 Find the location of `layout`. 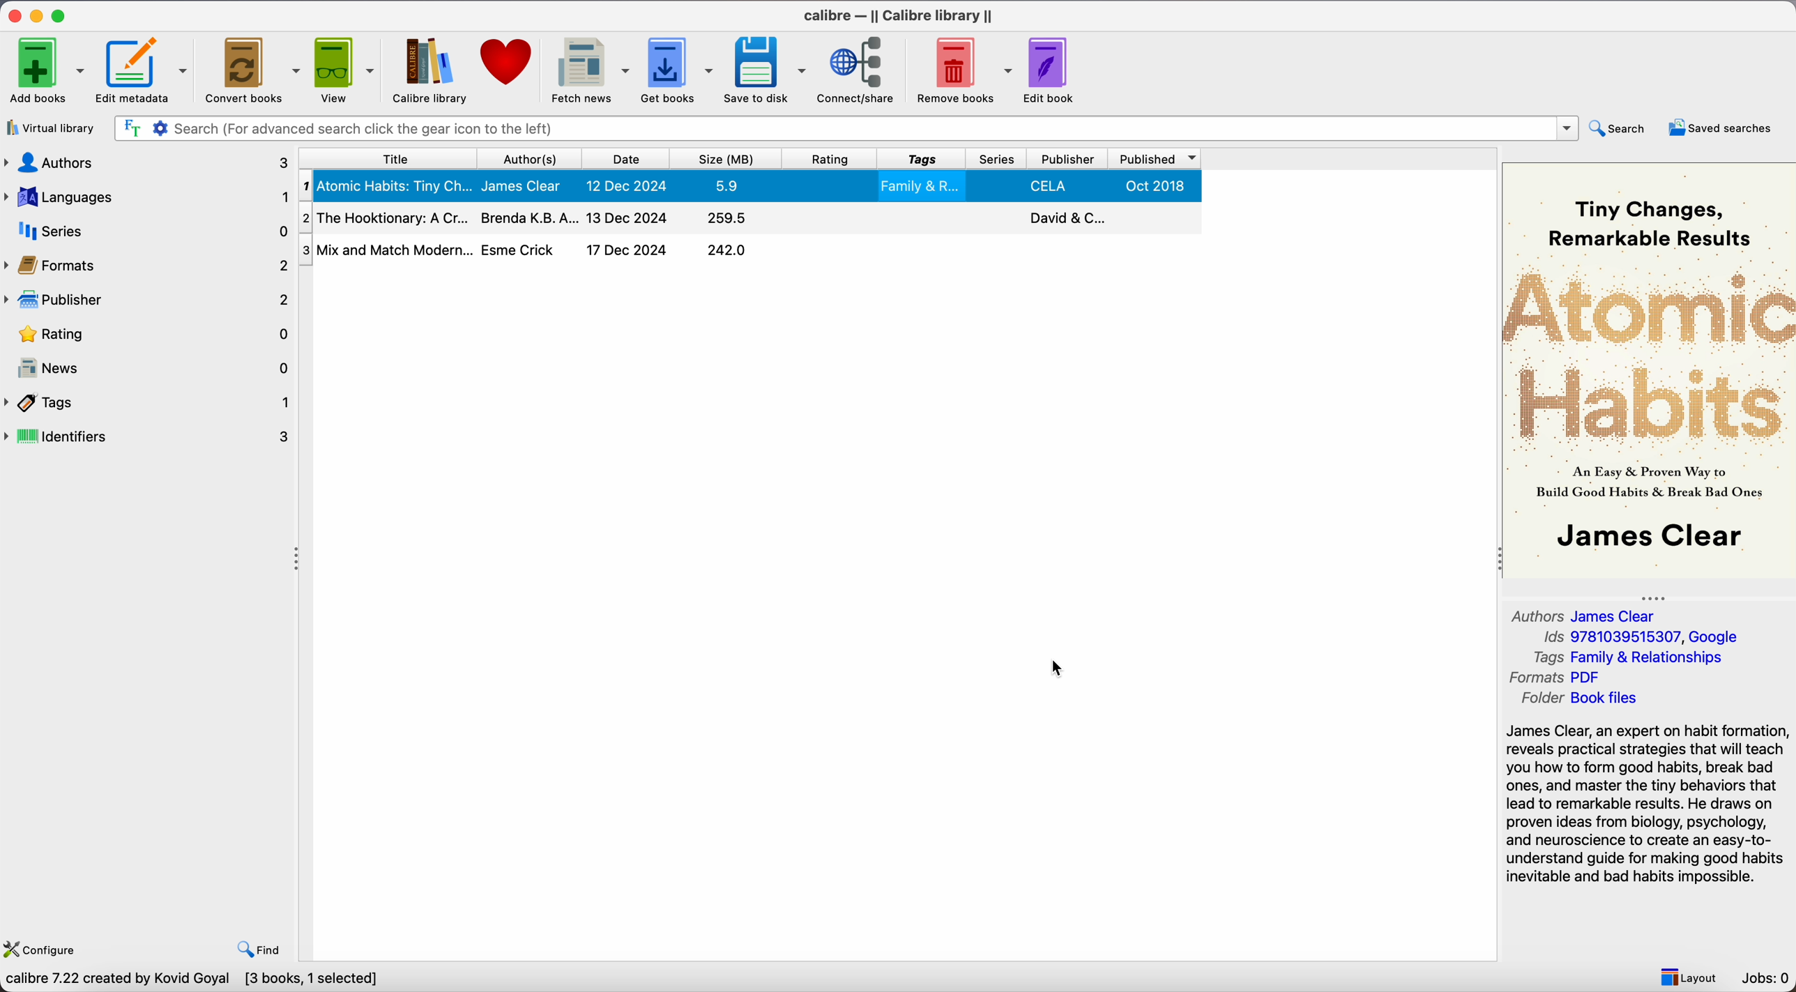

layout is located at coordinates (1689, 977).